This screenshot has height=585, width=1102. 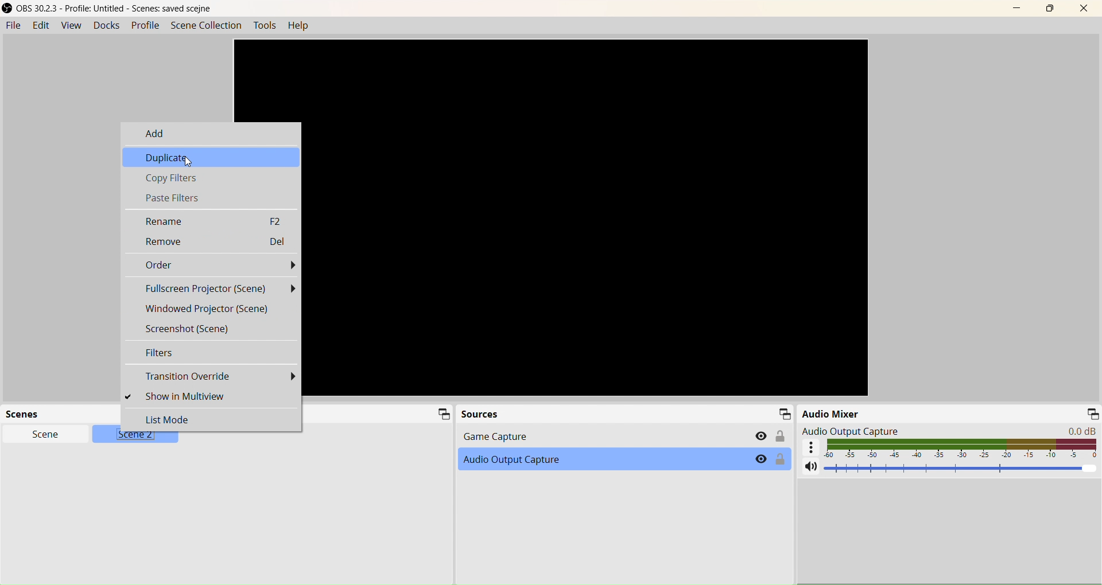 I want to click on Add, so click(x=210, y=134).